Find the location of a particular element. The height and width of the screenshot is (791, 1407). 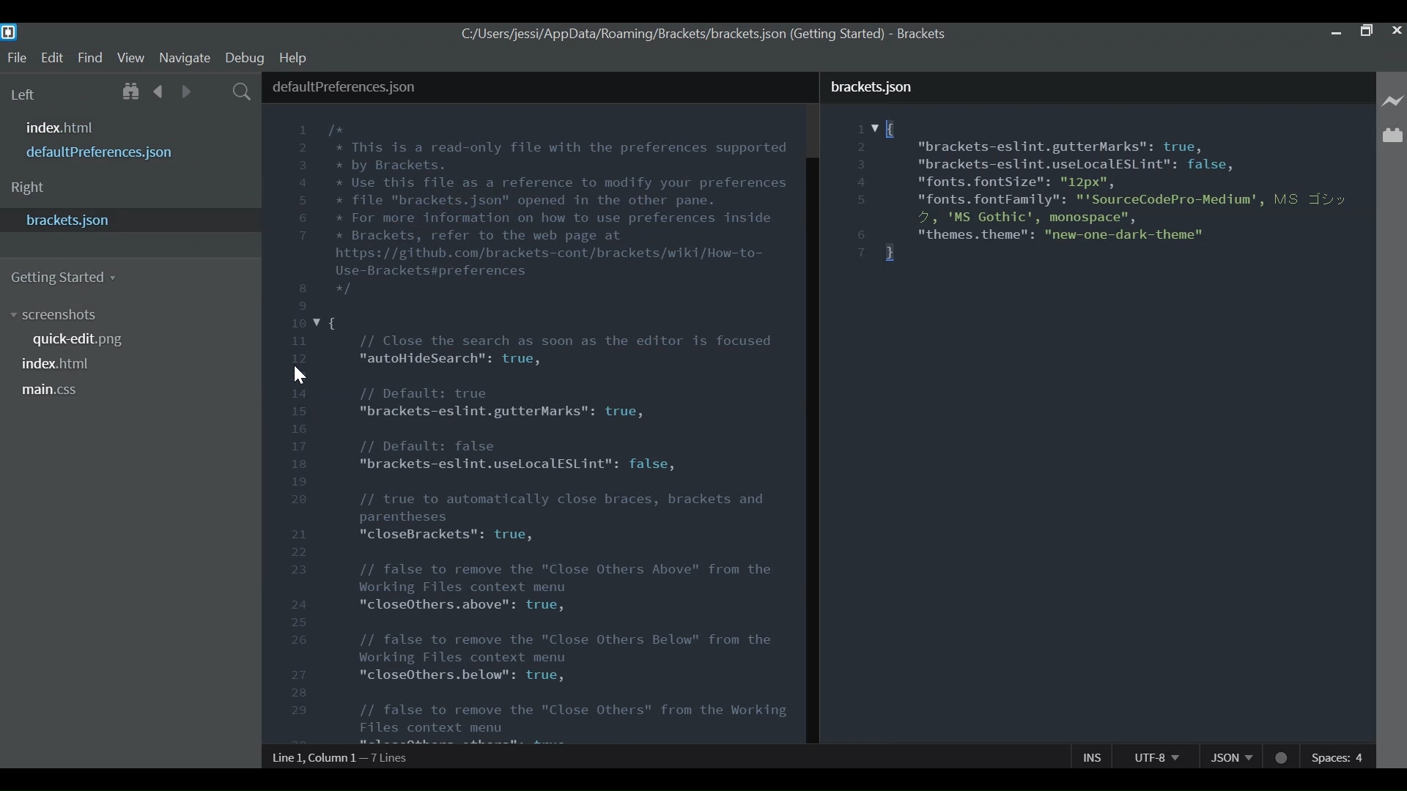

1234567 is located at coordinates (863, 192).